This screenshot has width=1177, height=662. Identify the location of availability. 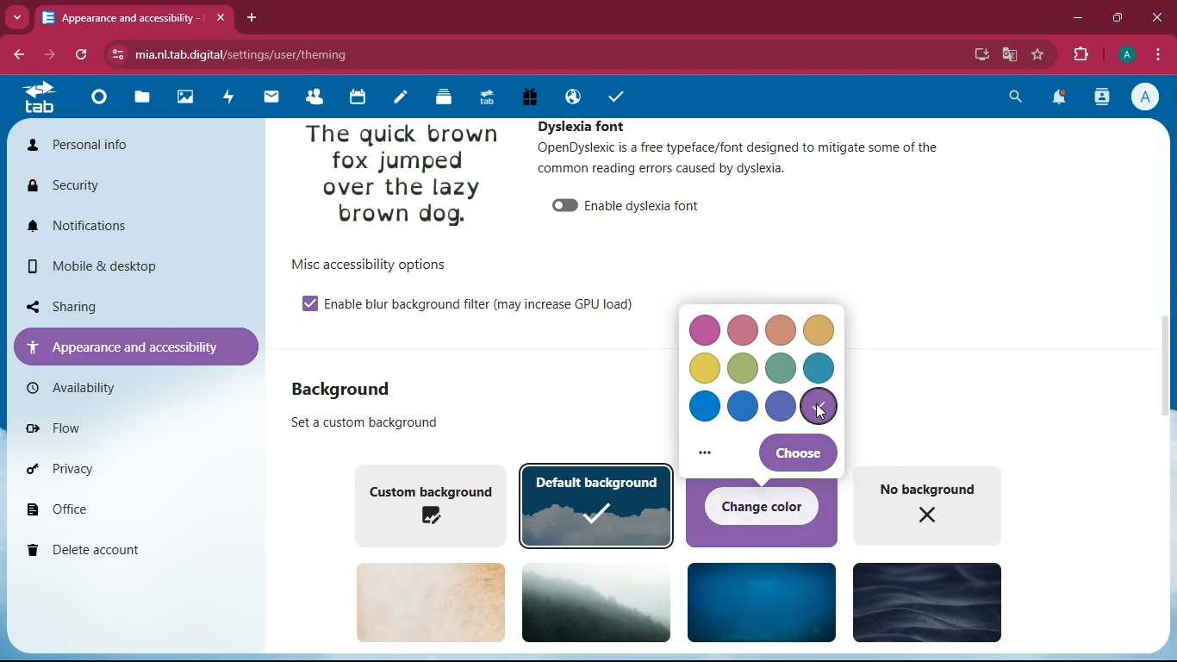
(91, 388).